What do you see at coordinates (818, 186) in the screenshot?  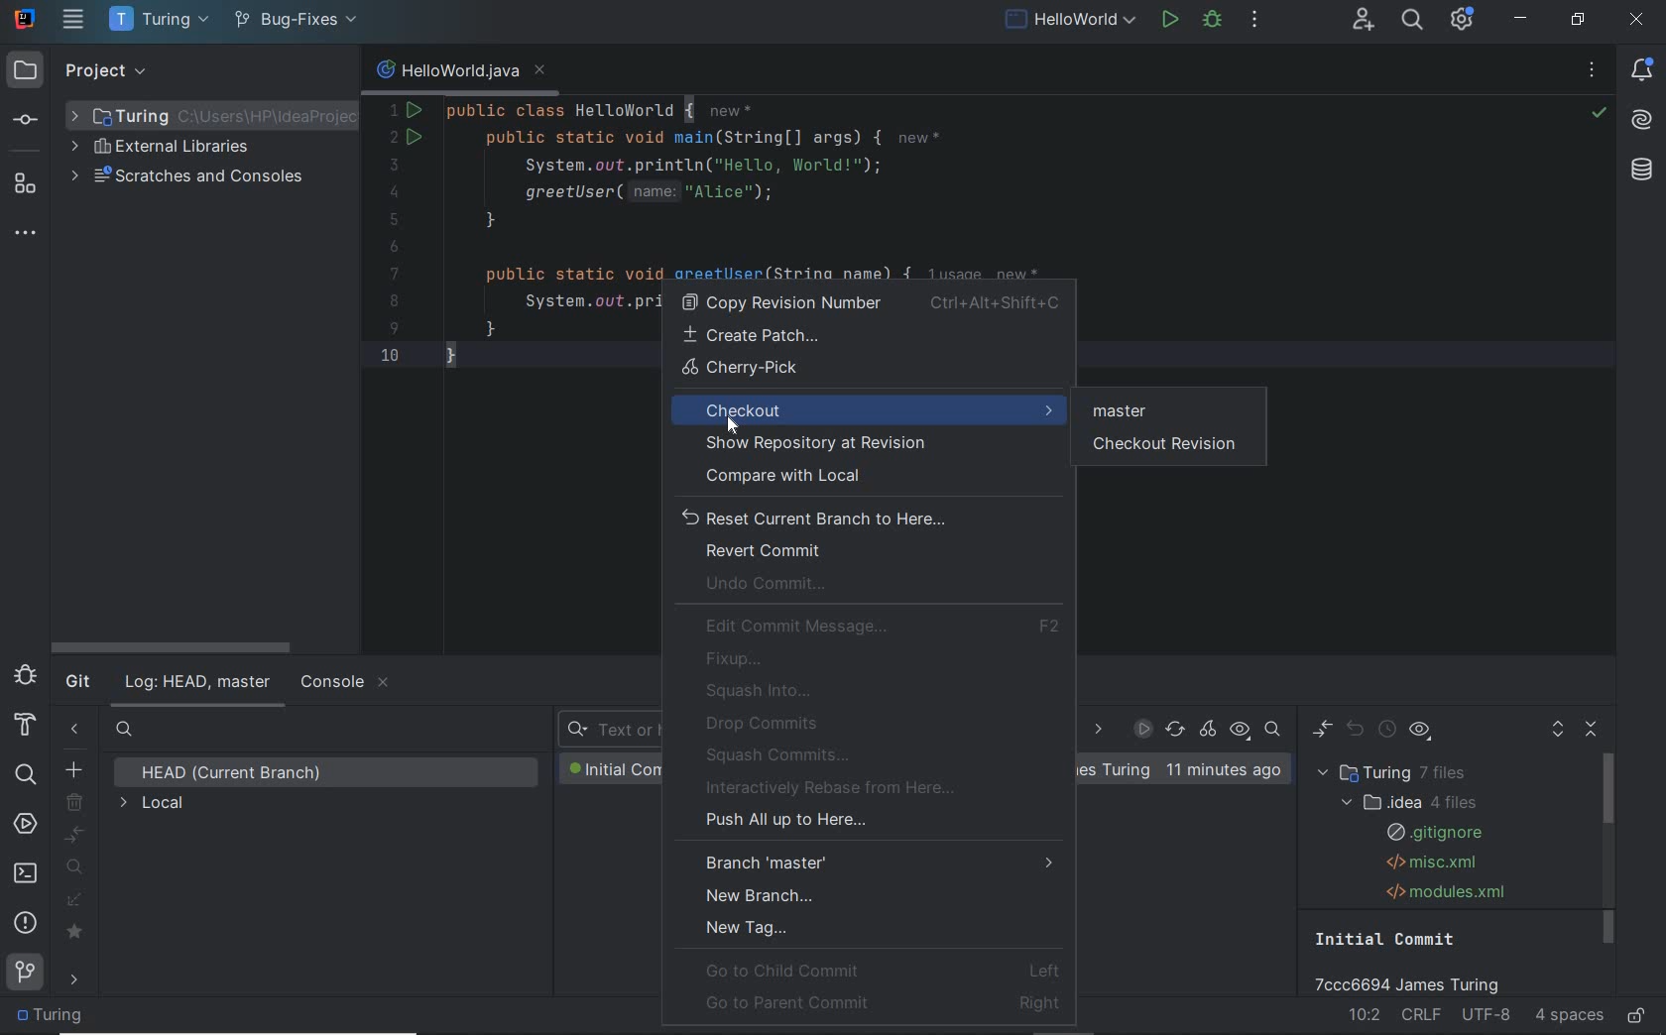 I see `code` at bounding box center [818, 186].